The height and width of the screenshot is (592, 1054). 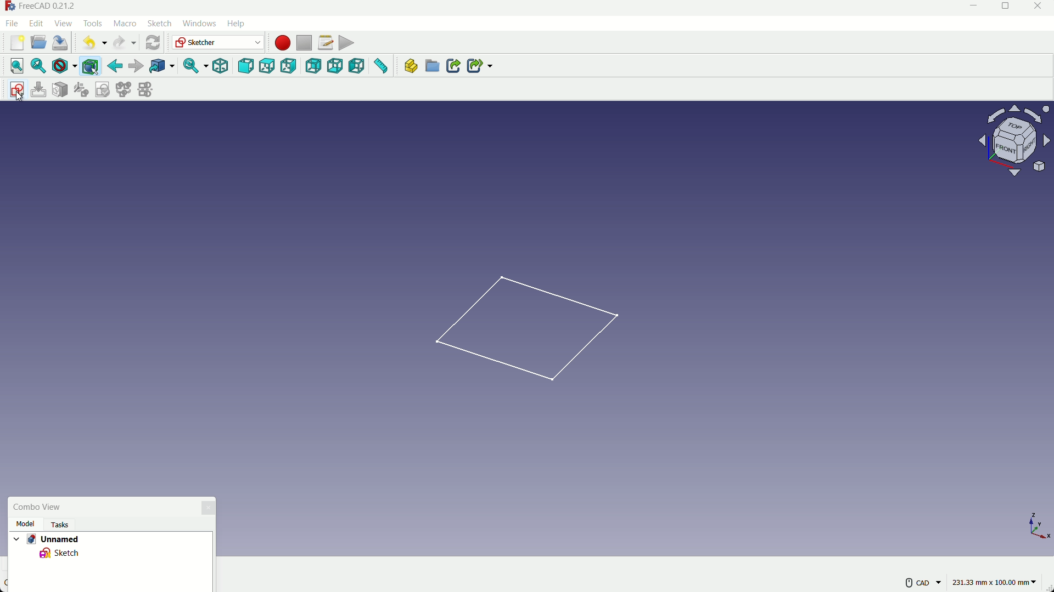 I want to click on create group, so click(x=431, y=65).